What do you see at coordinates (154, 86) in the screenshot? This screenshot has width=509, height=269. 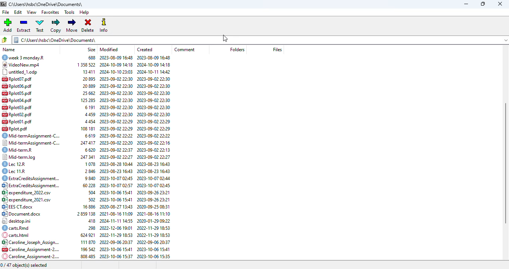 I see `2023-09-02 22:30` at bounding box center [154, 86].